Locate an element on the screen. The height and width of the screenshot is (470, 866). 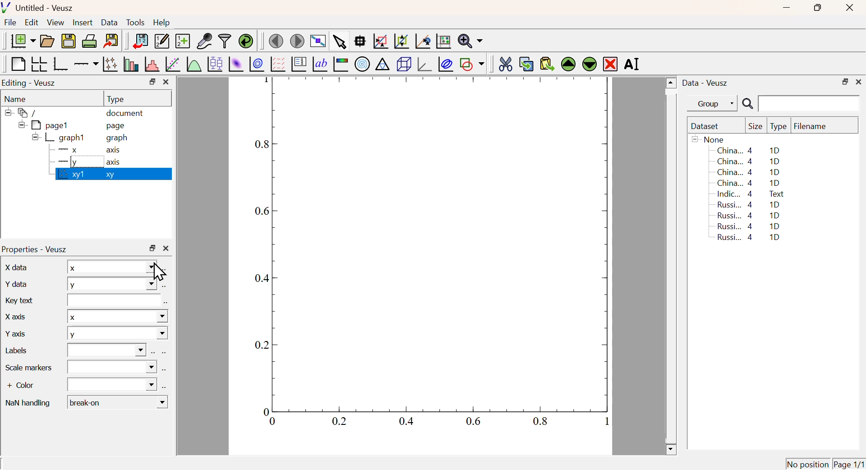
Russi... 4 1D is located at coordinates (750, 204).